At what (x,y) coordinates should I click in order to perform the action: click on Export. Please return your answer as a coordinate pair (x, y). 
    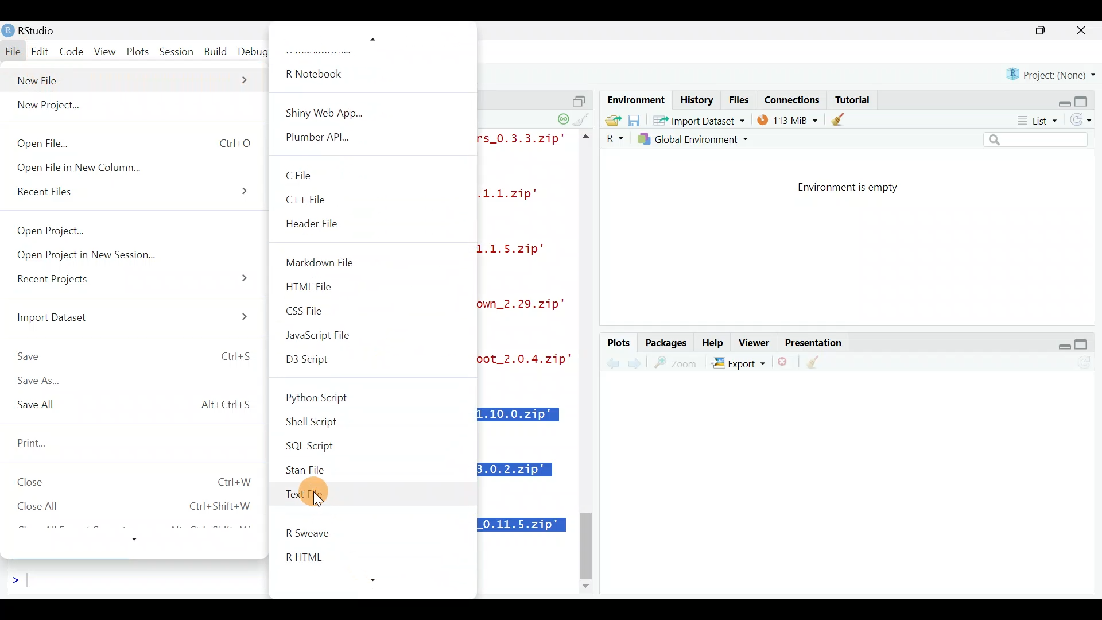
    Looking at the image, I should click on (738, 365).